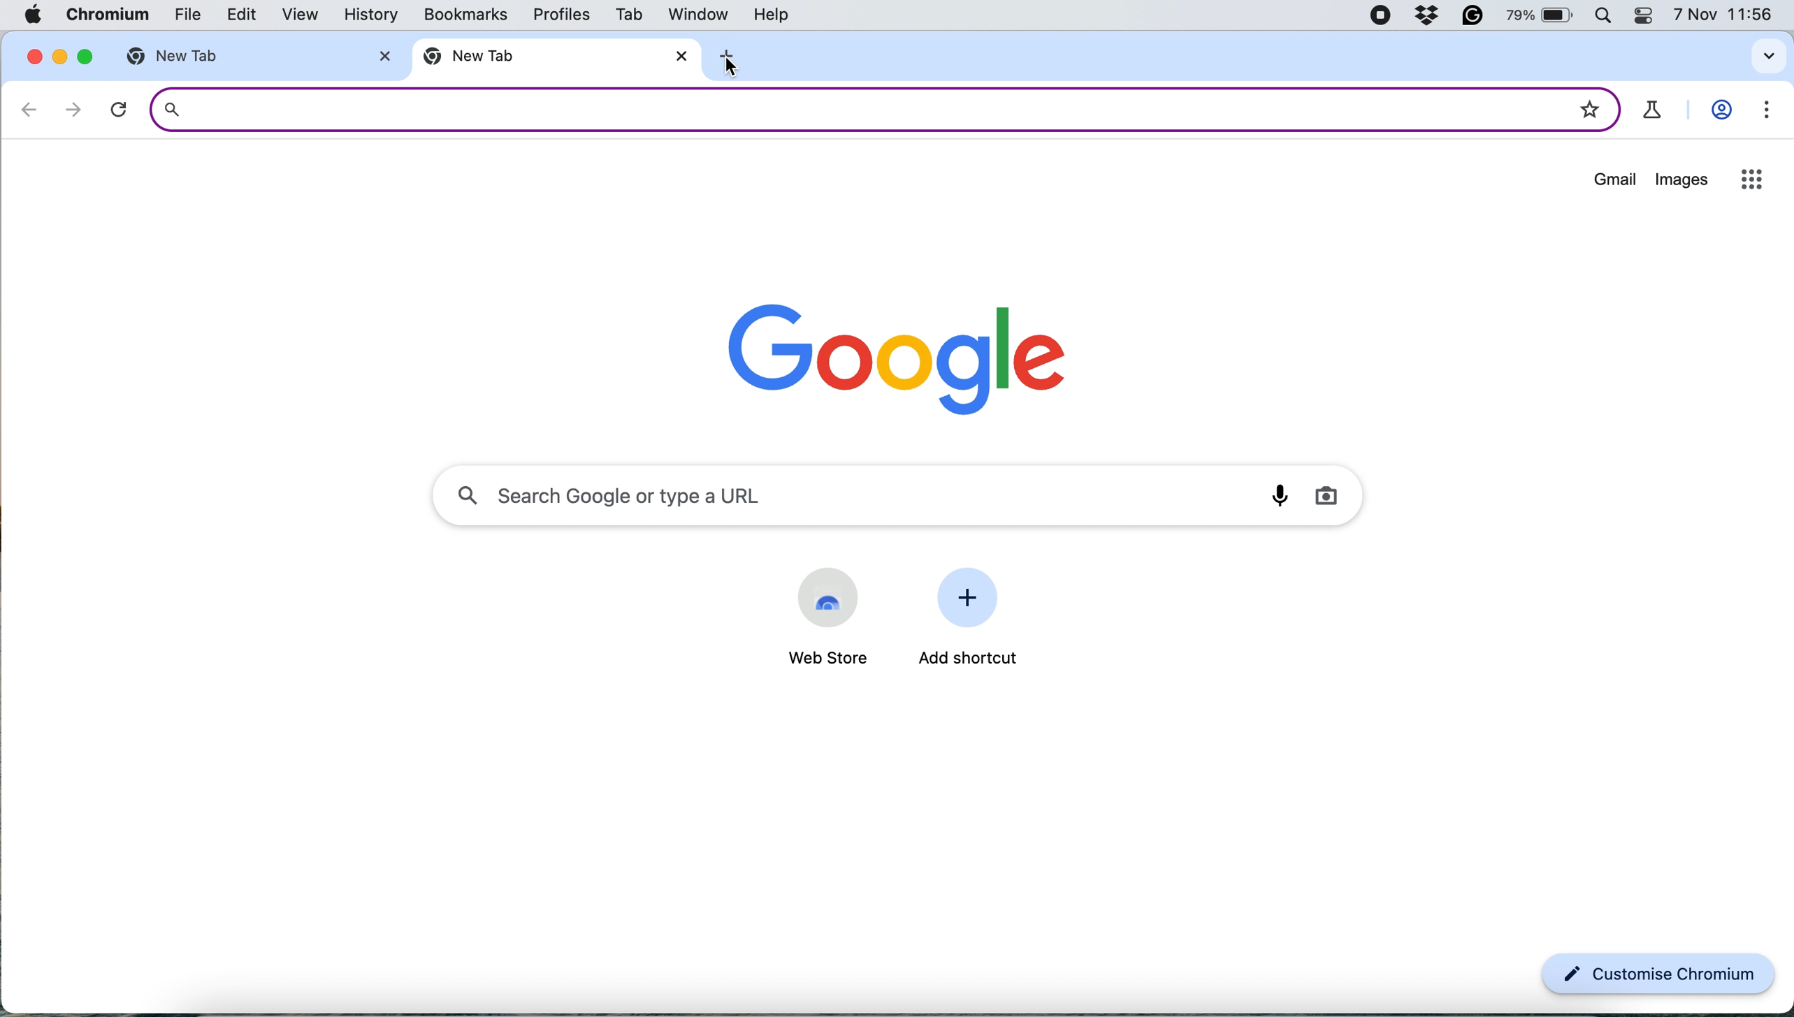 The image size is (1794, 1017). Describe the element at coordinates (467, 15) in the screenshot. I see `bookmarks` at that location.